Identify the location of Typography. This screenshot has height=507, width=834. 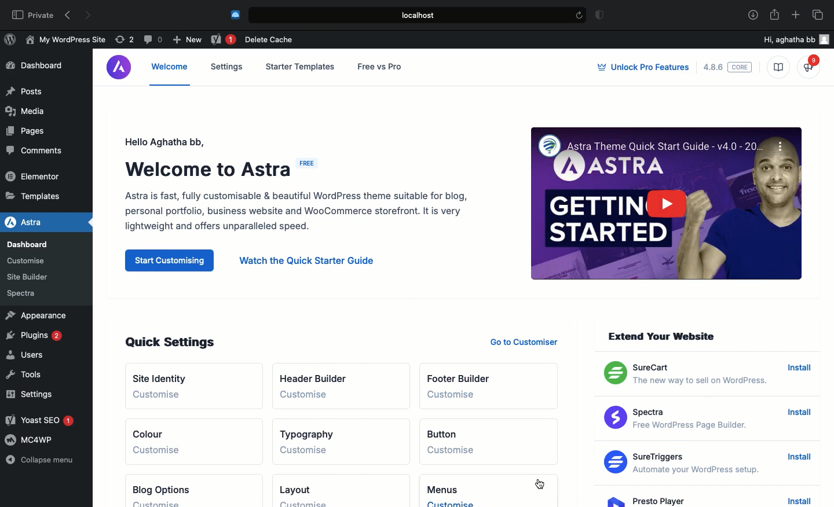
(310, 433).